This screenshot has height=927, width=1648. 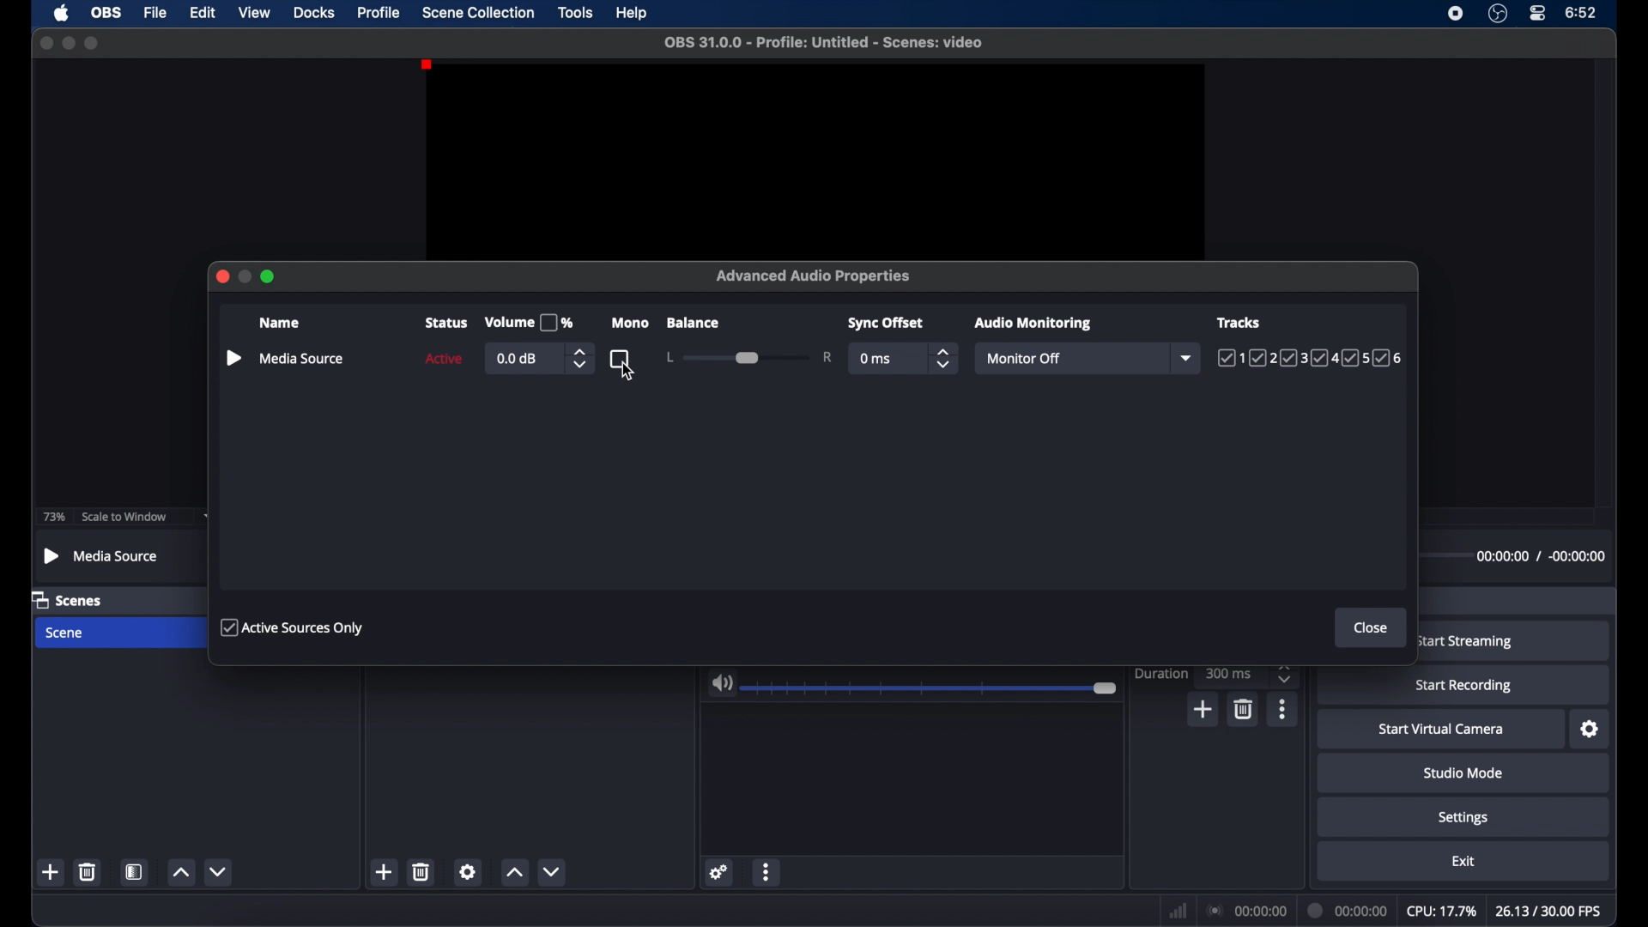 What do you see at coordinates (1590, 730) in the screenshot?
I see `settings` at bounding box center [1590, 730].